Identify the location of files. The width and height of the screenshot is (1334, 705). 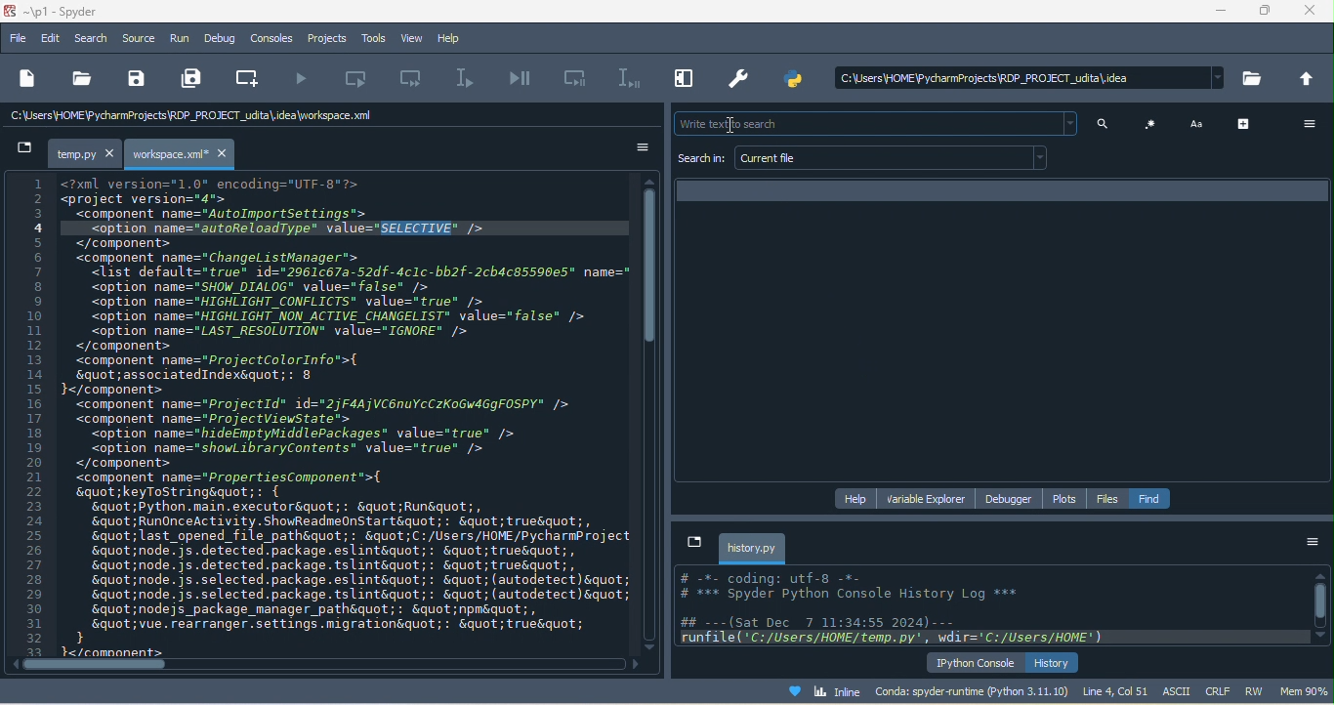
(1108, 499).